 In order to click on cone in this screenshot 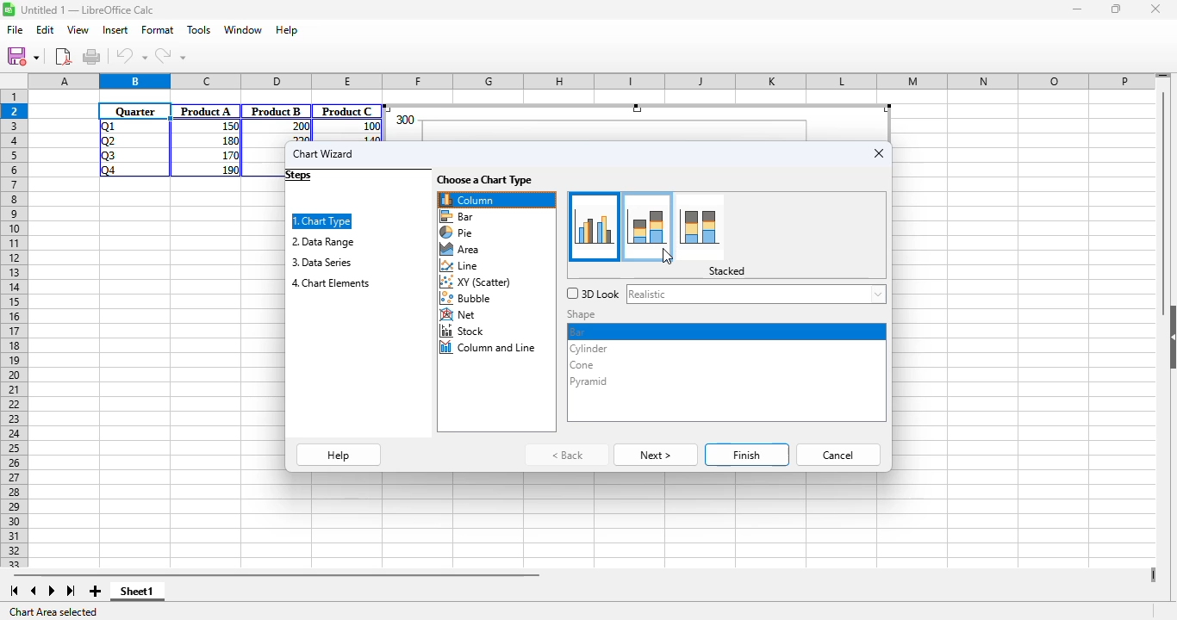, I will do `click(581, 366)`.